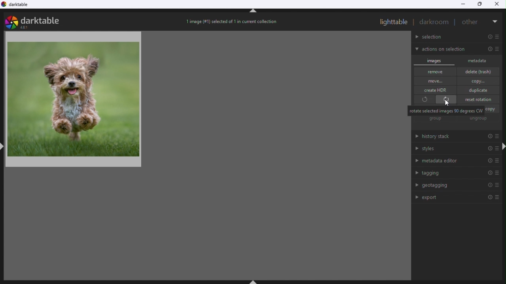 The image size is (506, 284). I want to click on cursor, so click(448, 105).